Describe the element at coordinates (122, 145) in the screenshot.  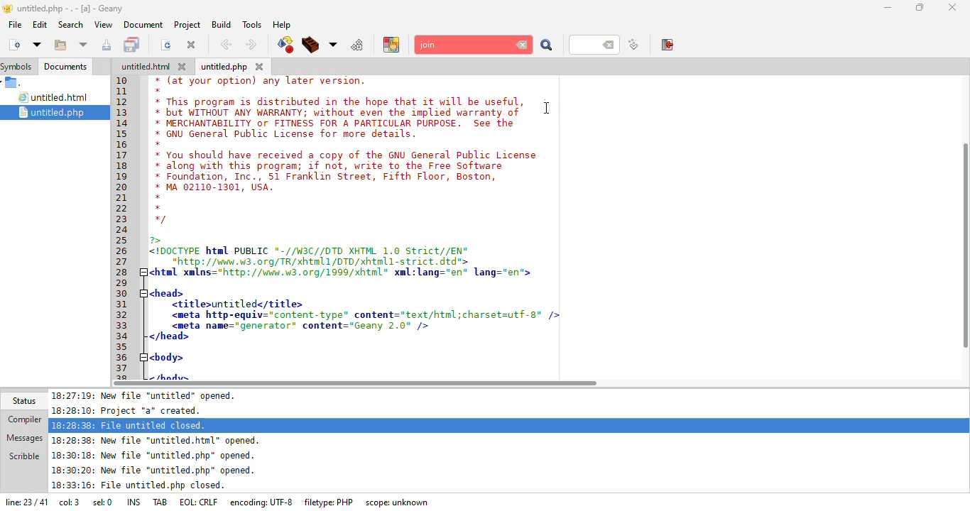
I see `16` at that location.